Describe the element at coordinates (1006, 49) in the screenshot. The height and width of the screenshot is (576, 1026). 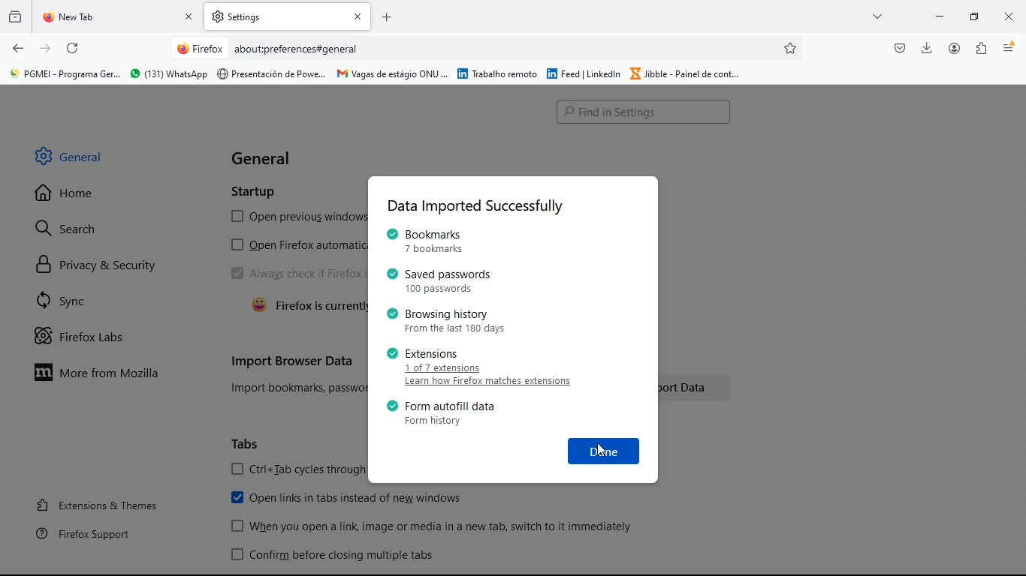
I see `menu` at that location.